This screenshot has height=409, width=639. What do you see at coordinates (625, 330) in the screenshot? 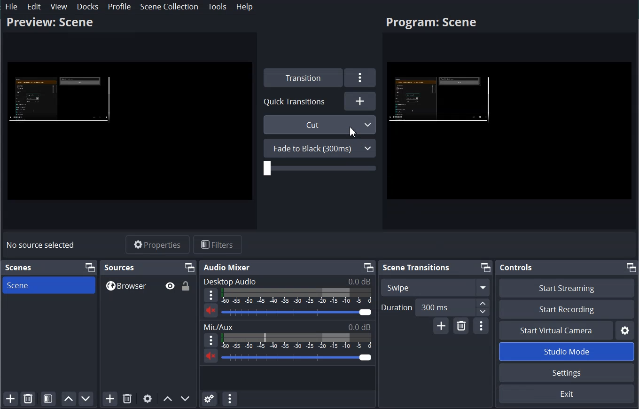
I see `Settings` at bounding box center [625, 330].